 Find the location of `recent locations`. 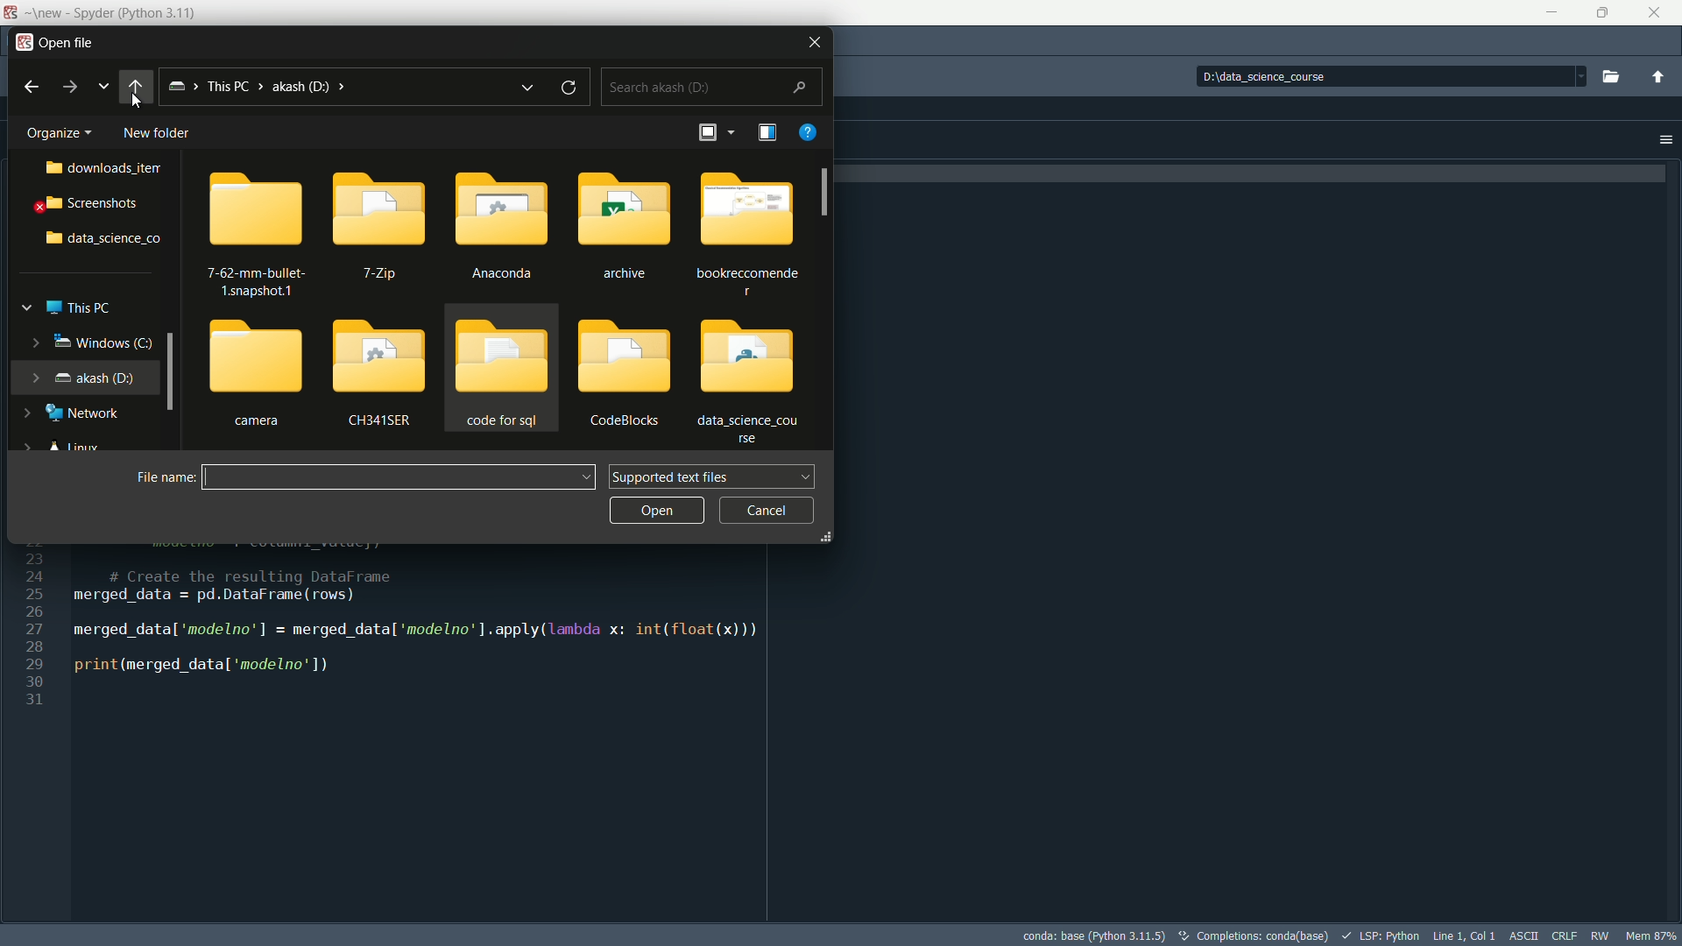

recent locations is located at coordinates (104, 87).